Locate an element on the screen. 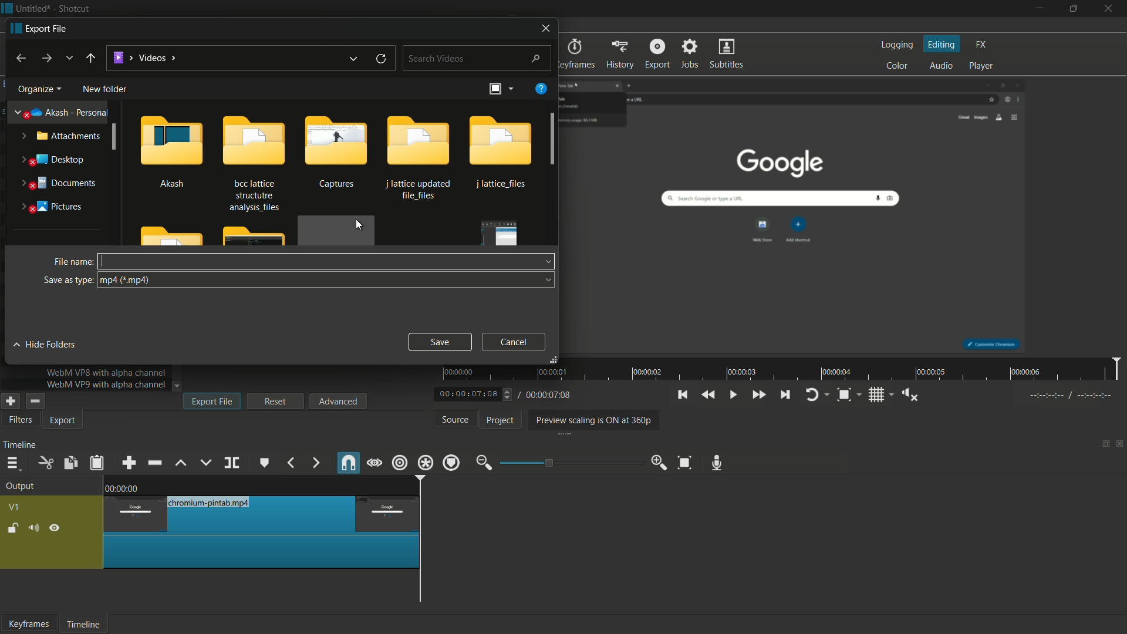 This screenshot has width=1127, height=634. audio is located at coordinates (942, 66).